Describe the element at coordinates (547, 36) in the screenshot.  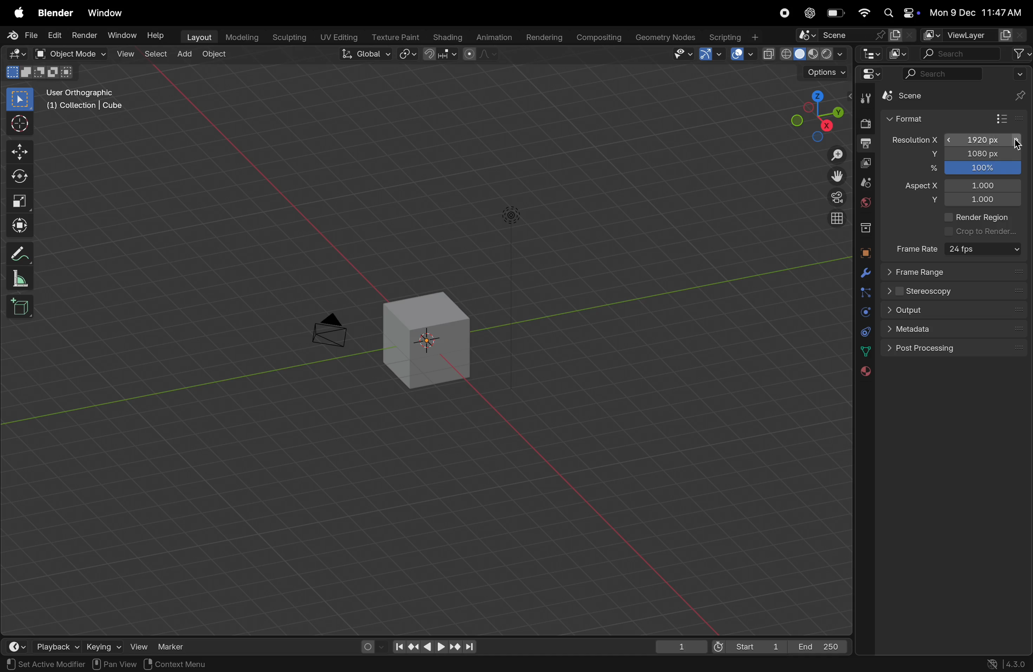
I see `Rendering` at that location.